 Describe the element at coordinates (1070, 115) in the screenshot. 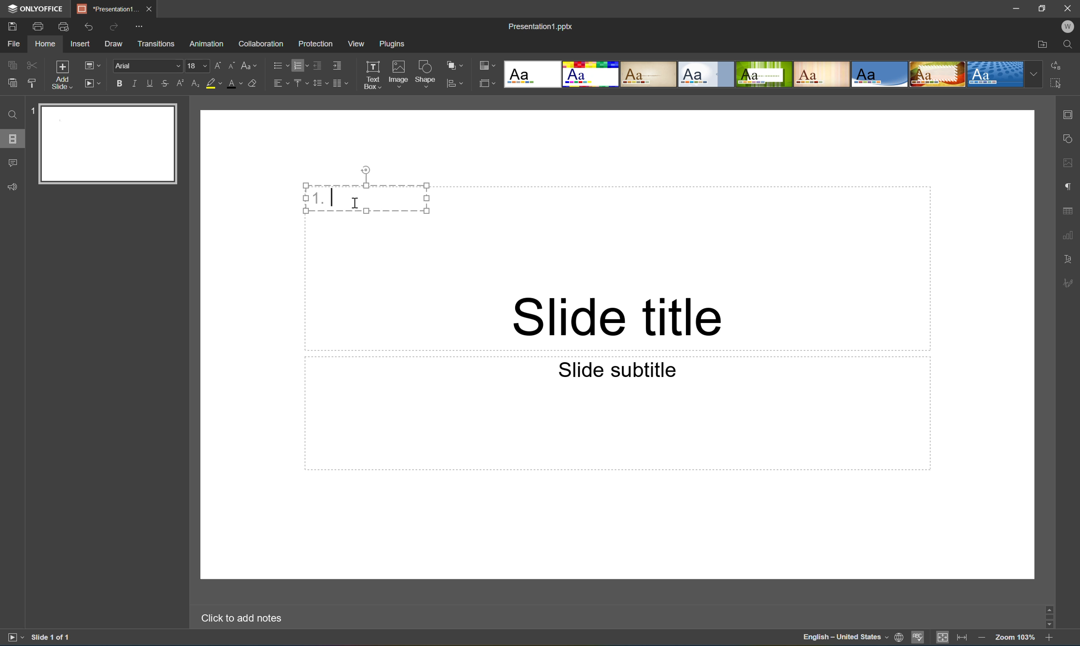

I see `Slide settings` at that location.